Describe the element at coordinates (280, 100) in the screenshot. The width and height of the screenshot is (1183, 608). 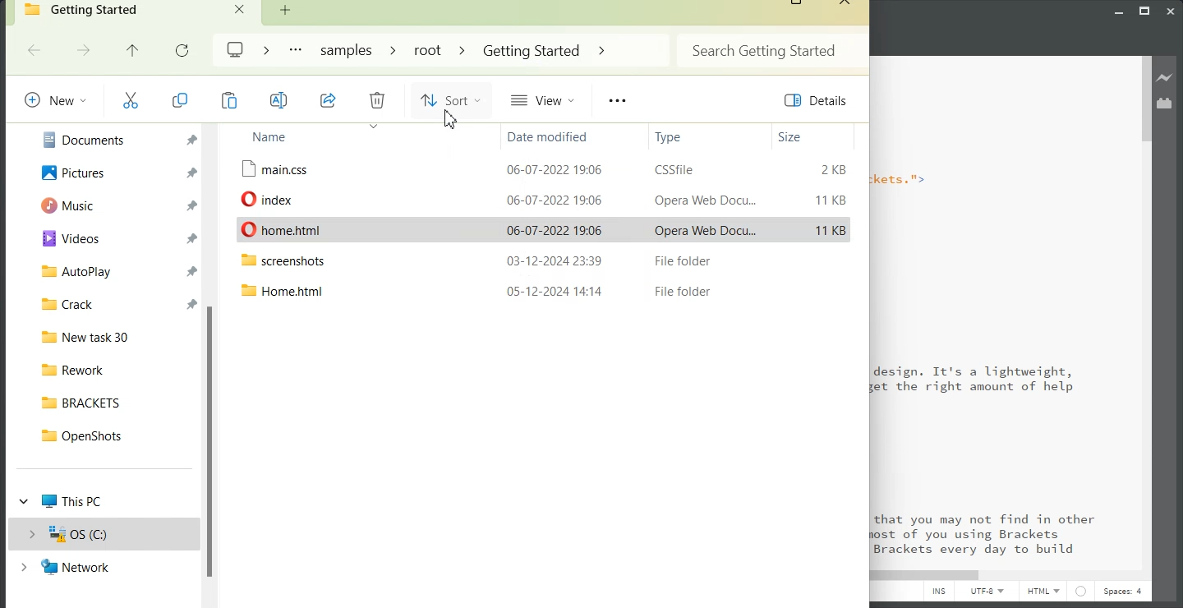
I see `Rename` at that location.